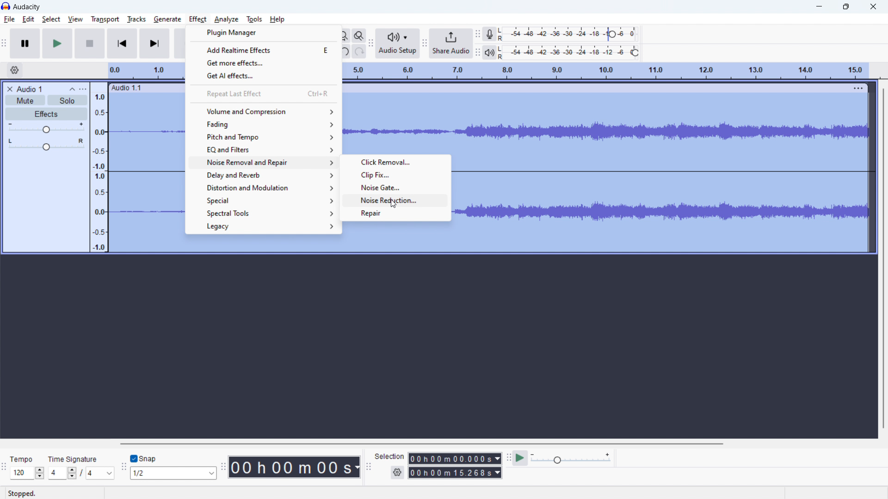 The height and width of the screenshot is (499, 888). I want to click on play at speed, so click(520, 458).